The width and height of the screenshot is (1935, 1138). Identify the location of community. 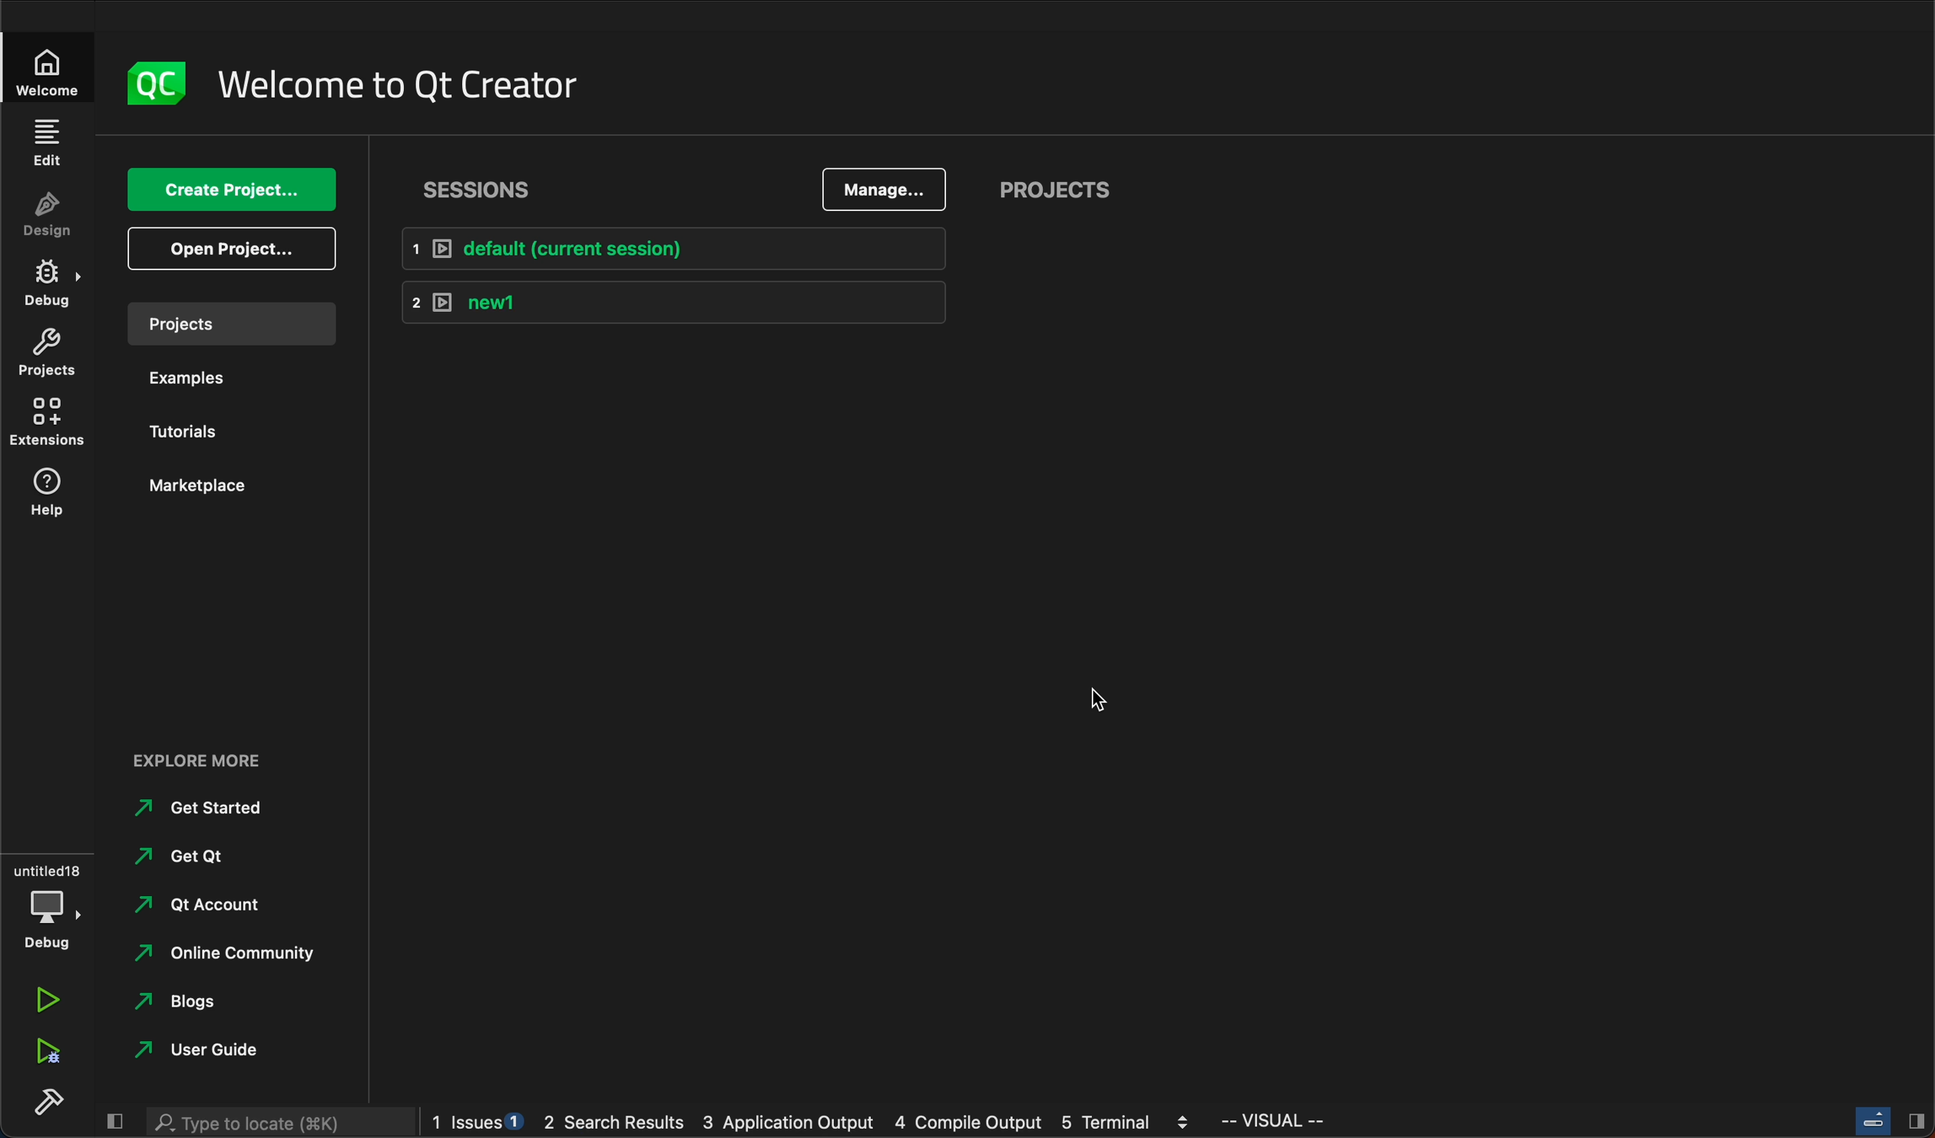
(234, 953).